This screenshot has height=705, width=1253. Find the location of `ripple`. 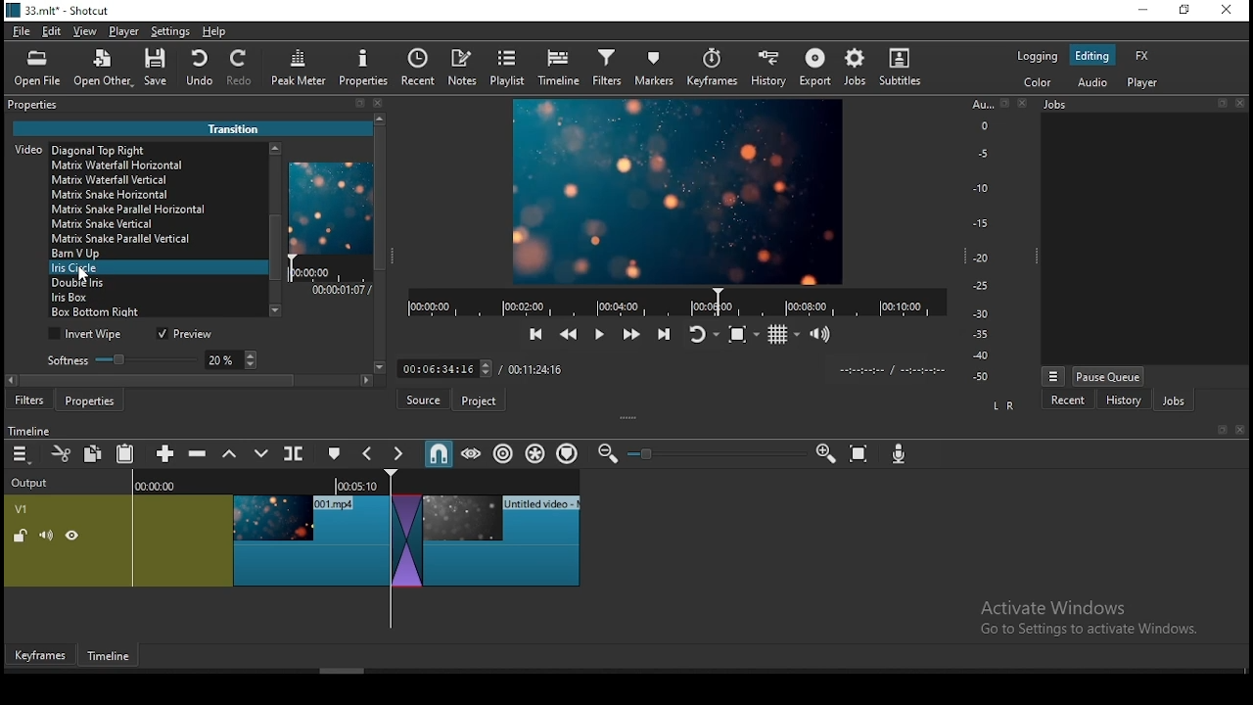

ripple is located at coordinates (503, 454).